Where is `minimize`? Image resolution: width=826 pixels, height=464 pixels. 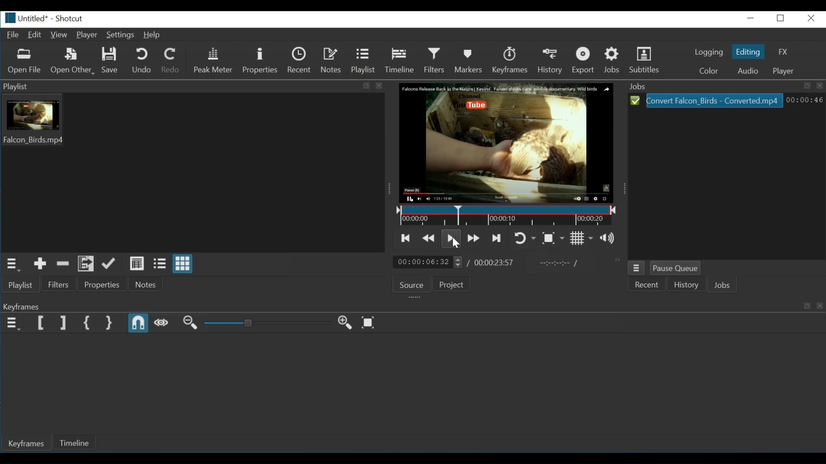
minimize is located at coordinates (748, 19).